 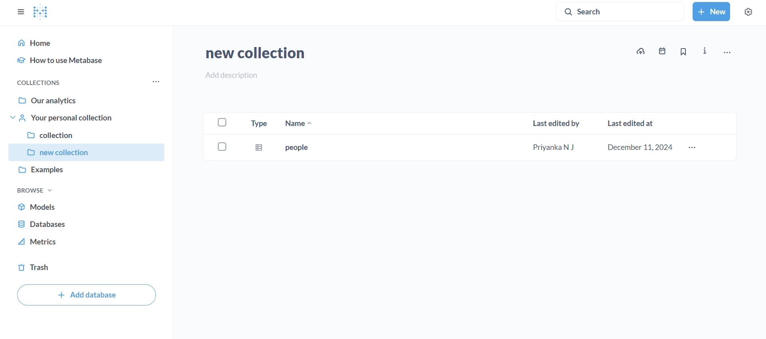 What do you see at coordinates (154, 83) in the screenshot?
I see `more` at bounding box center [154, 83].